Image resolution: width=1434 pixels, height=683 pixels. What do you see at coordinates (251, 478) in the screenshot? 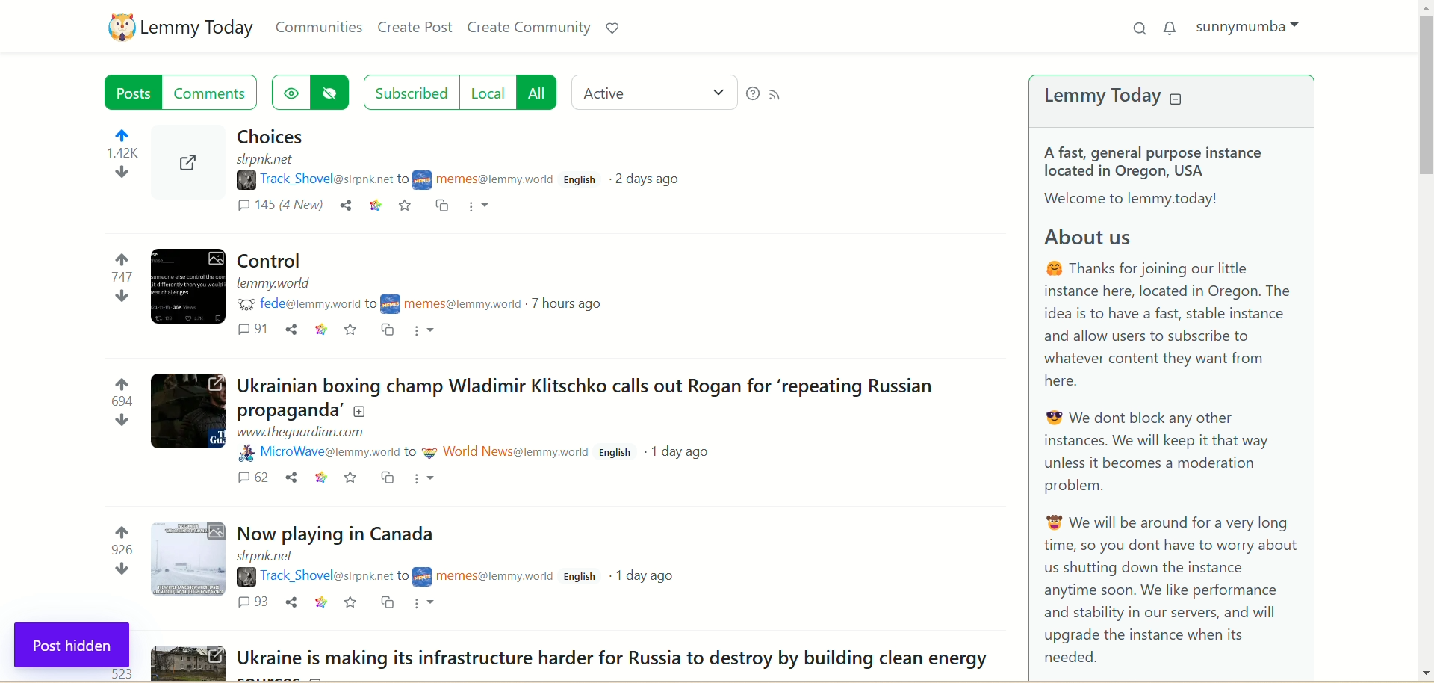
I see `comments` at bounding box center [251, 478].